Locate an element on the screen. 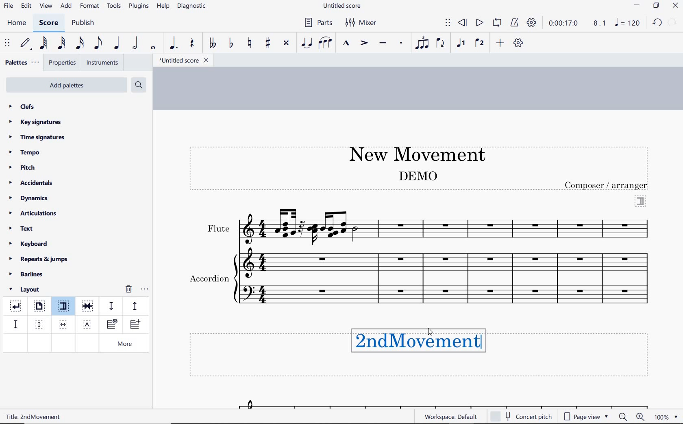 This screenshot has height=424, width=683. staccato is located at coordinates (401, 43).